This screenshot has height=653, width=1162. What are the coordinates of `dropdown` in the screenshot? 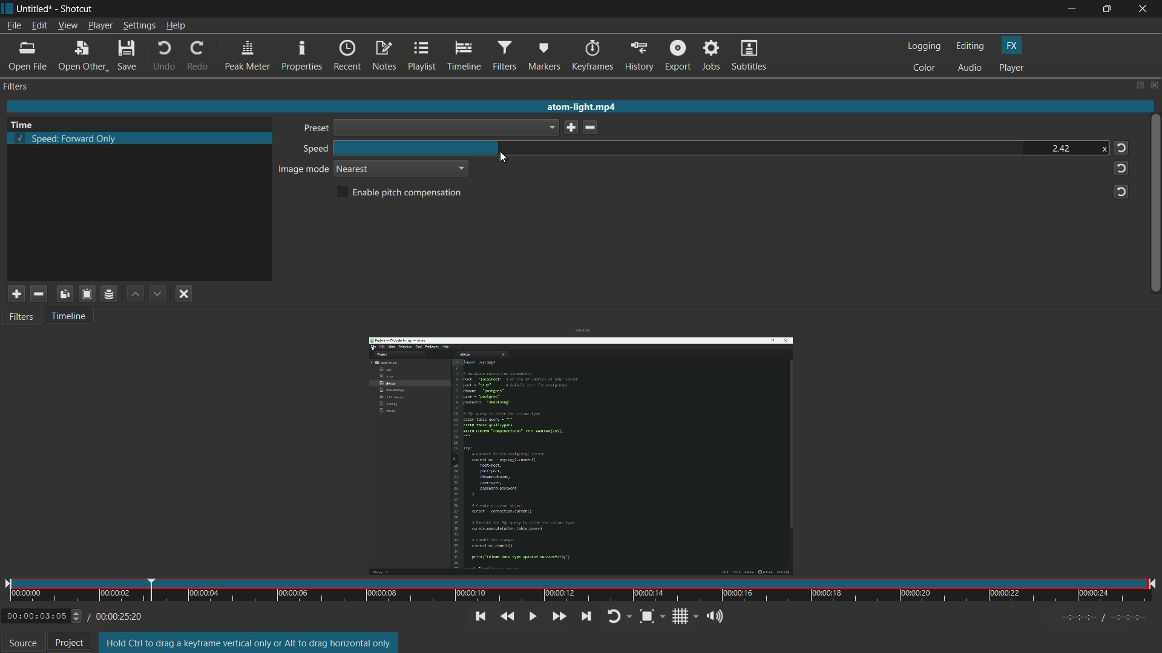 It's located at (460, 168).